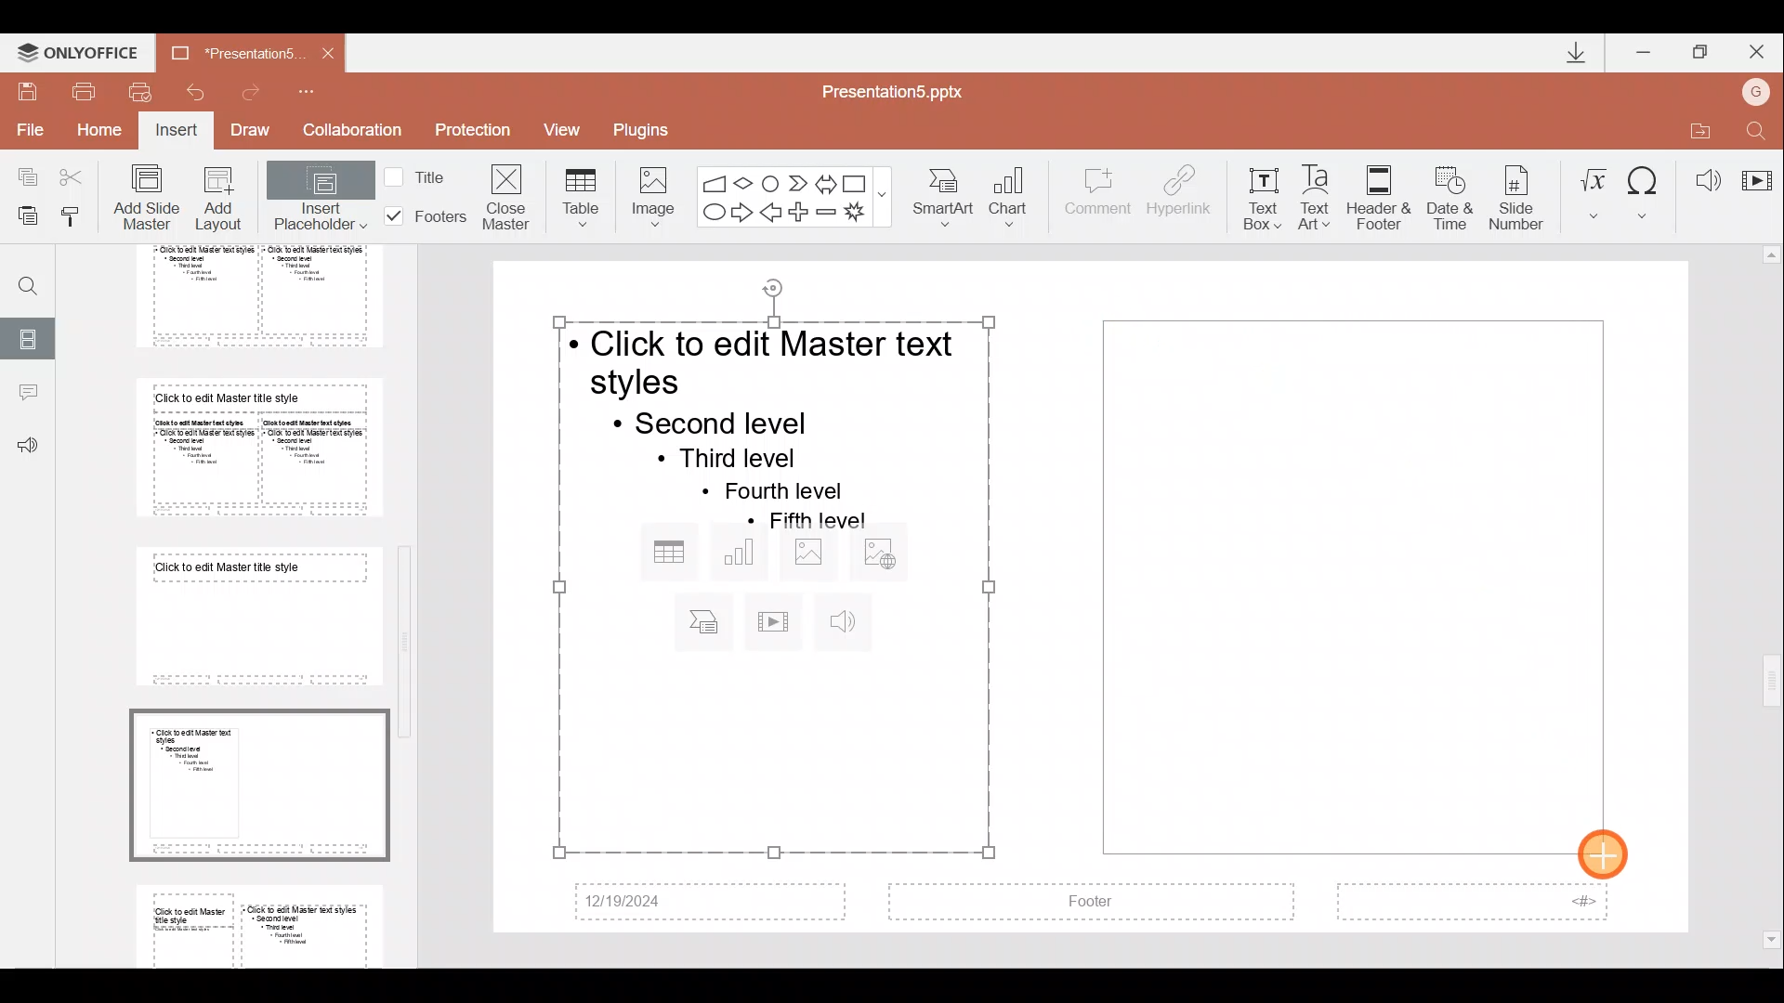  What do you see at coordinates (257, 781) in the screenshot?
I see `Slide 8` at bounding box center [257, 781].